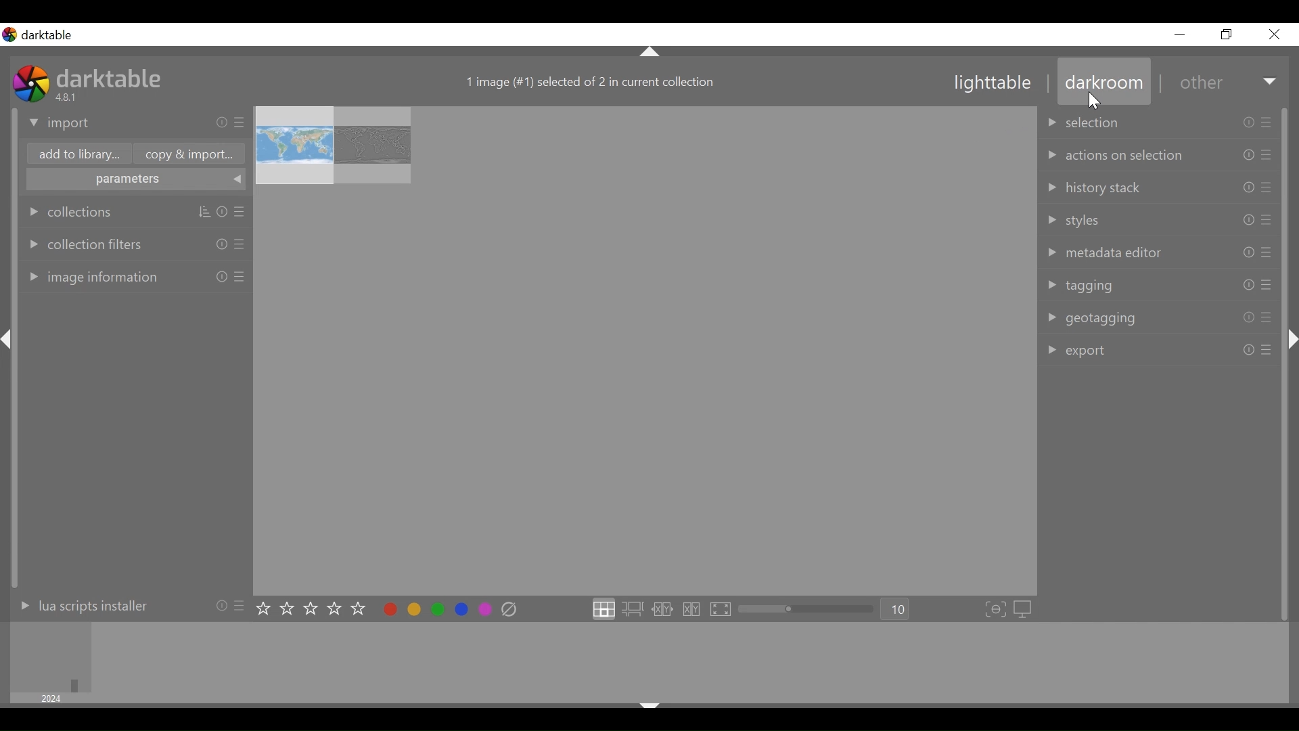 This screenshot has height=731, width=1299. I want to click on darkroom, so click(1102, 85).